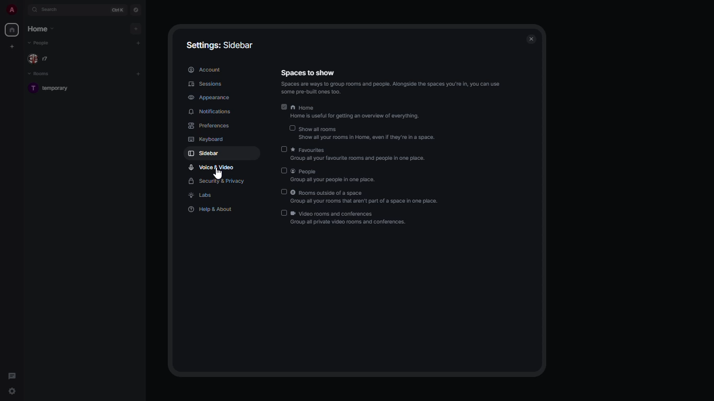  I want to click on video rooms and conferences, so click(351, 219).